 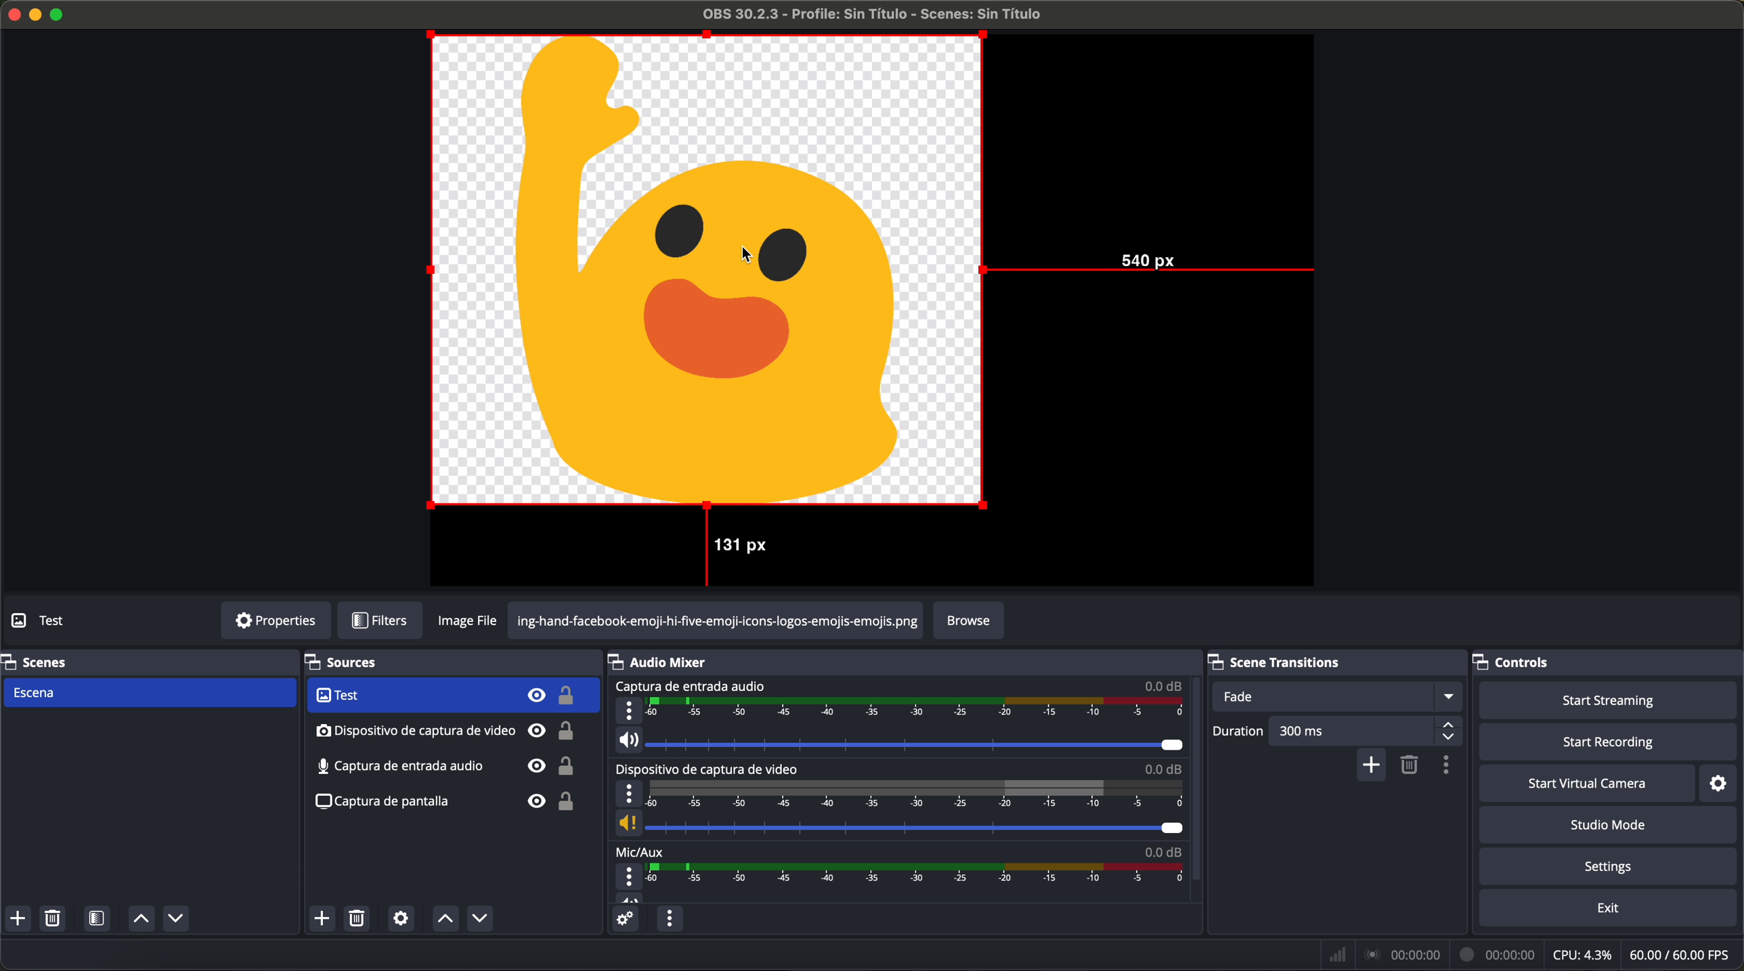 I want to click on duration, so click(x=1239, y=733).